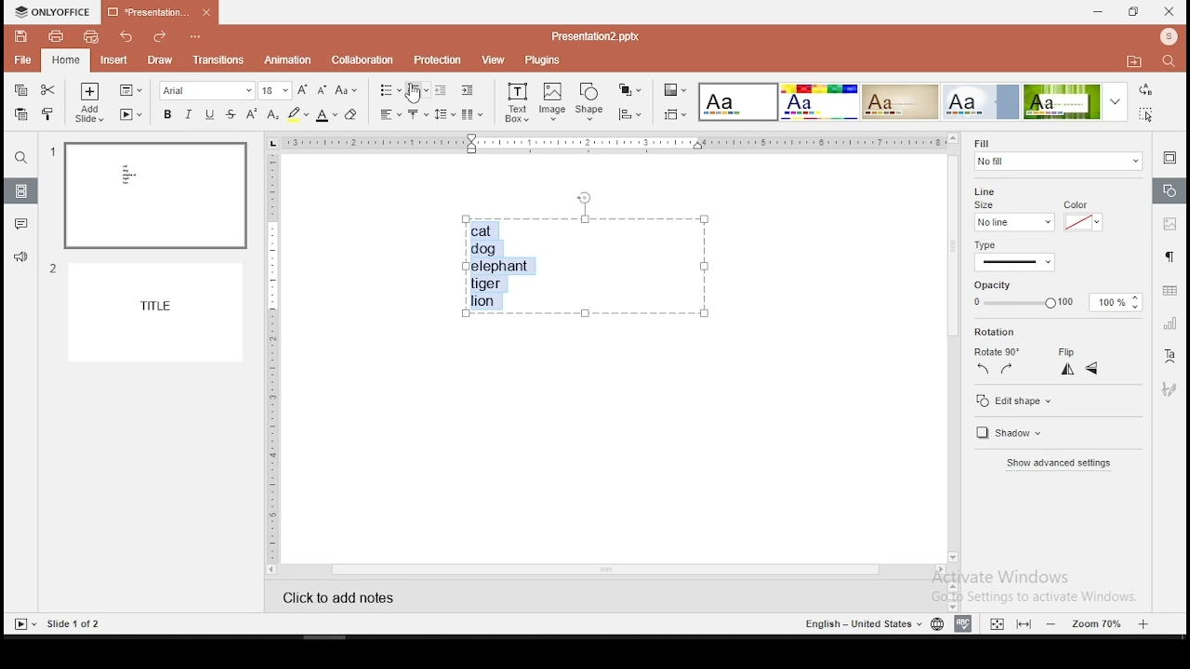  Describe the element at coordinates (1011, 216) in the screenshot. I see `line size` at that location.